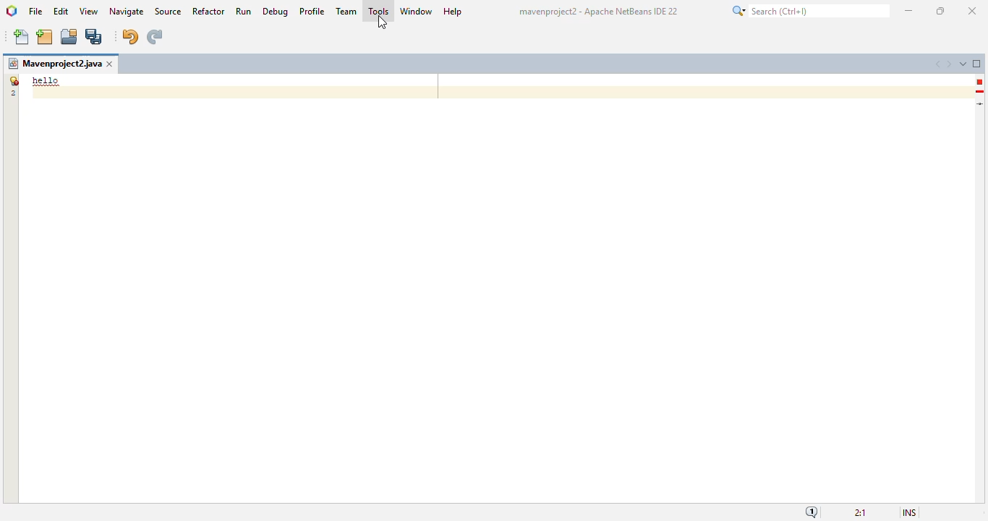  What do you see at coordinates (94, 37) in the screenshot?
I see `save all` at bounding box center [94, 37].